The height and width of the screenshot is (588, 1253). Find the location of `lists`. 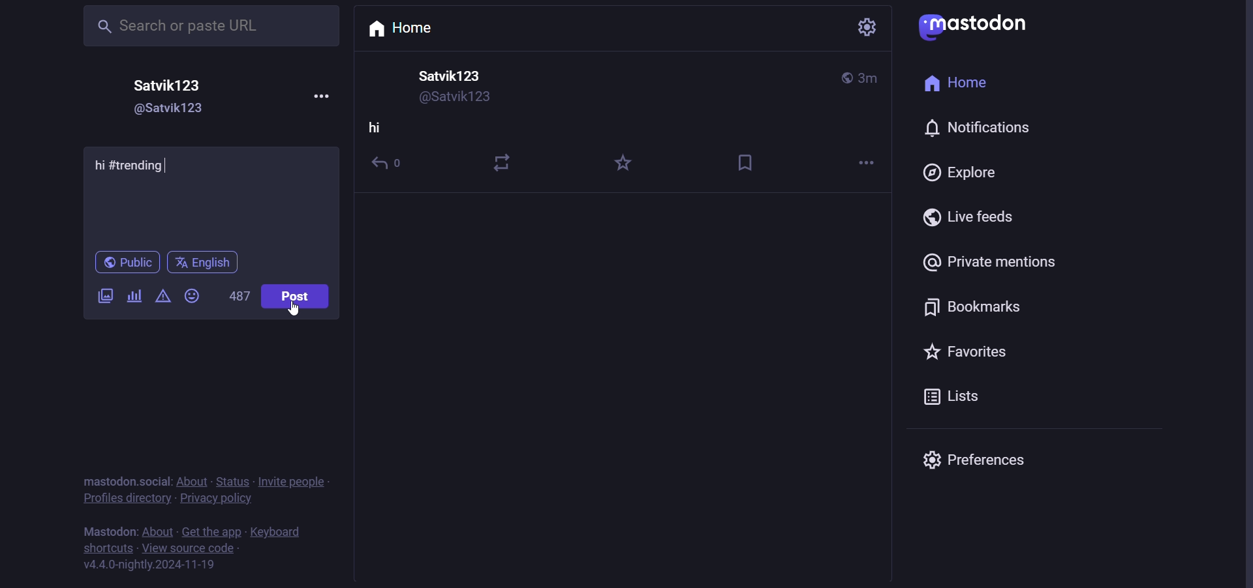

lists is located at coordinates (949, 400).